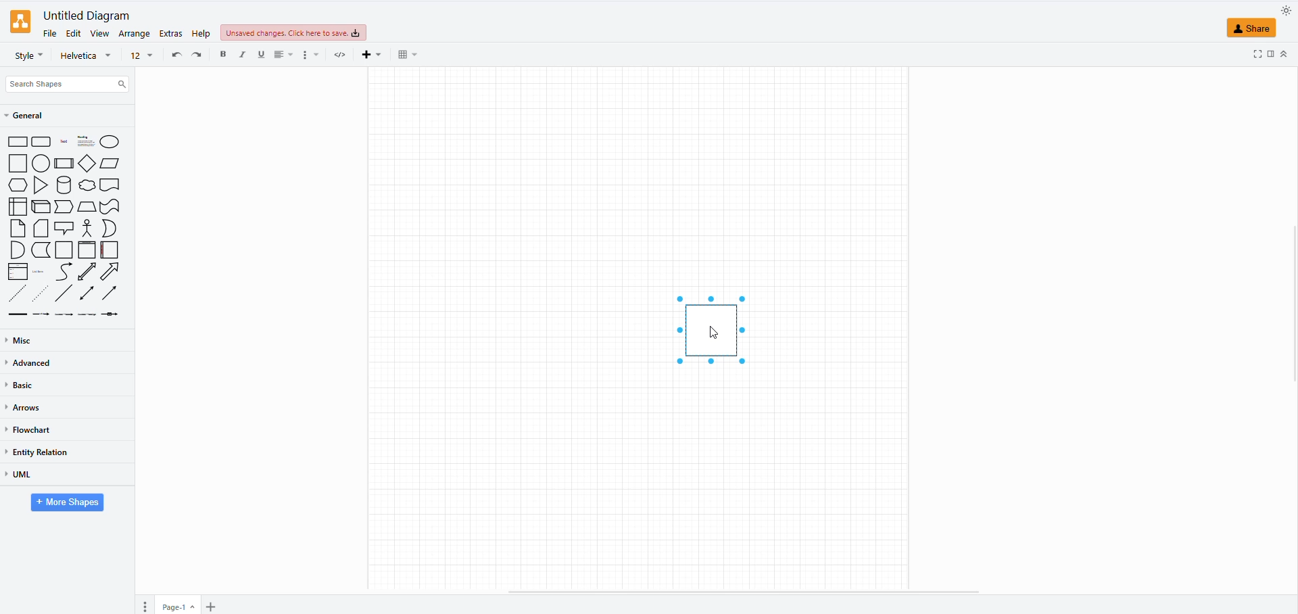 The image size is (1298, 614). What do you see at coordinates (65, 503) in the screenshot?
I see `more shapes` at bounding box center [65, 503].